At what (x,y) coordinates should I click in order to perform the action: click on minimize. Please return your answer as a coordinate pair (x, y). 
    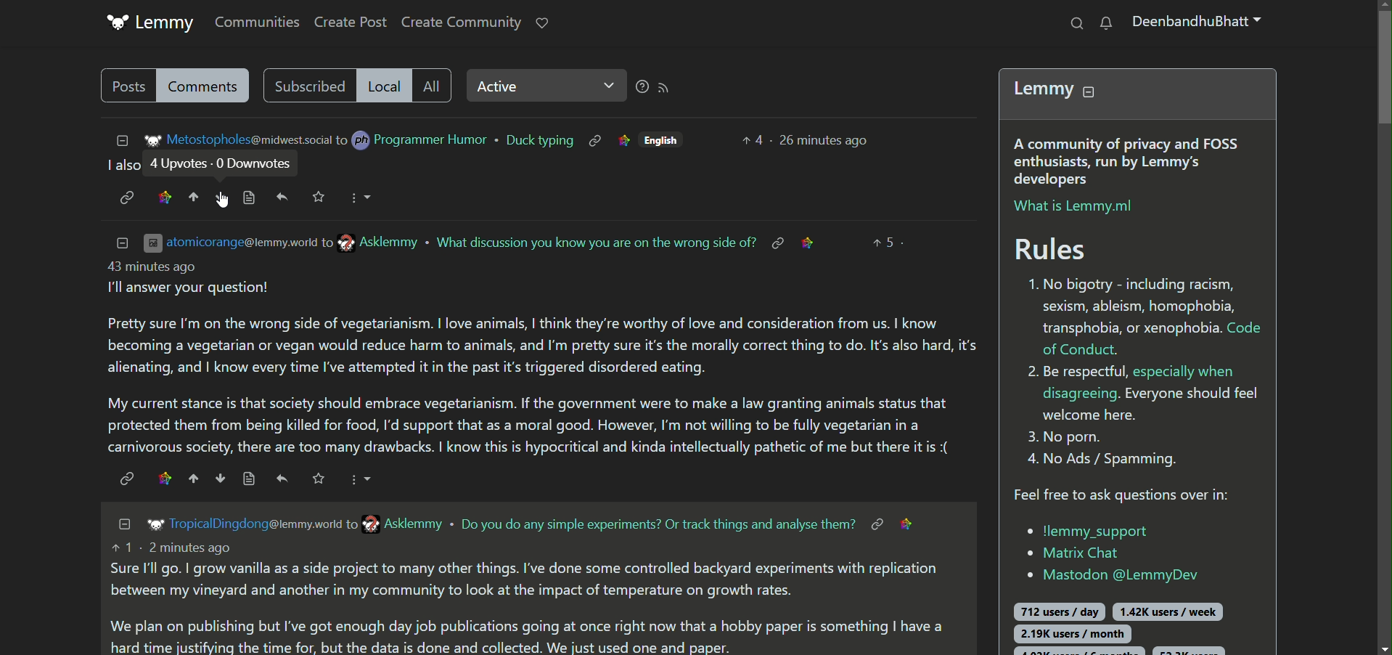
    Looking at the image, I should click on (117, 139).